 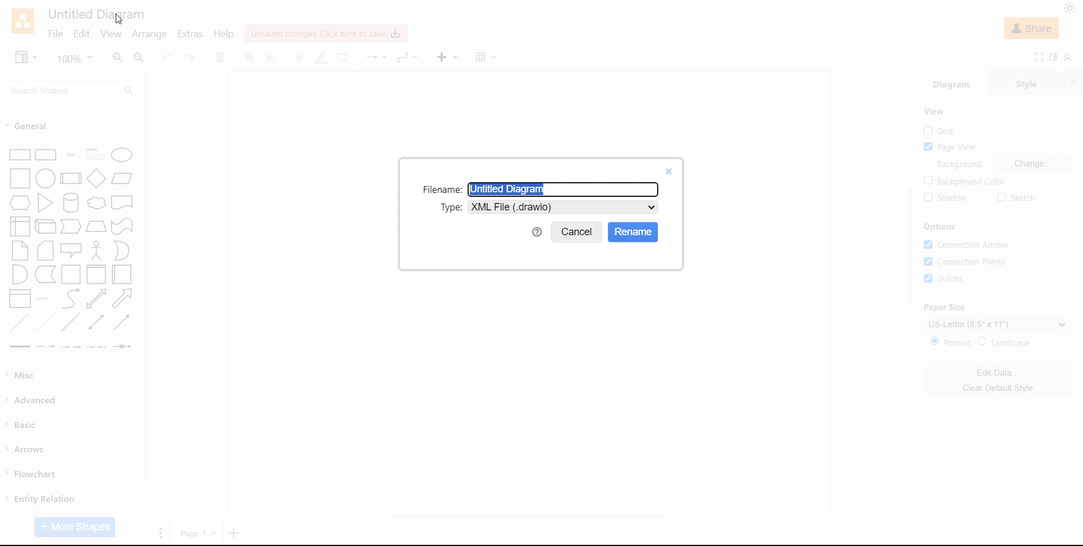 What do you see at coordinates (29, 126) in the screenshot?
I see `General ` at bounding box center [29, 126].